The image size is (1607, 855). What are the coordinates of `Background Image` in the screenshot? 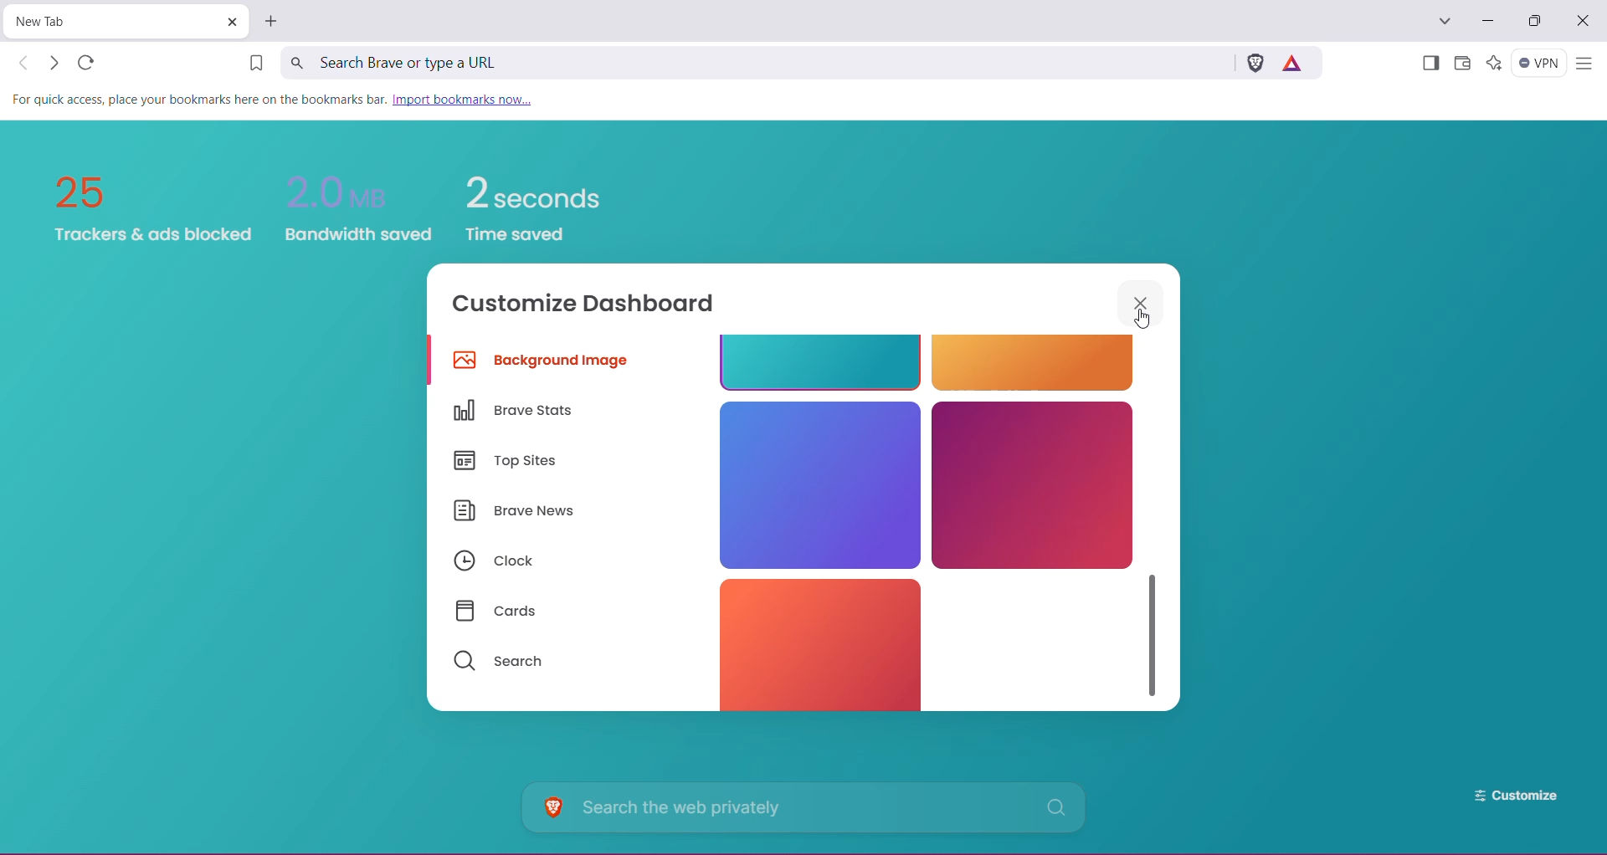 It's located at (545, 363).